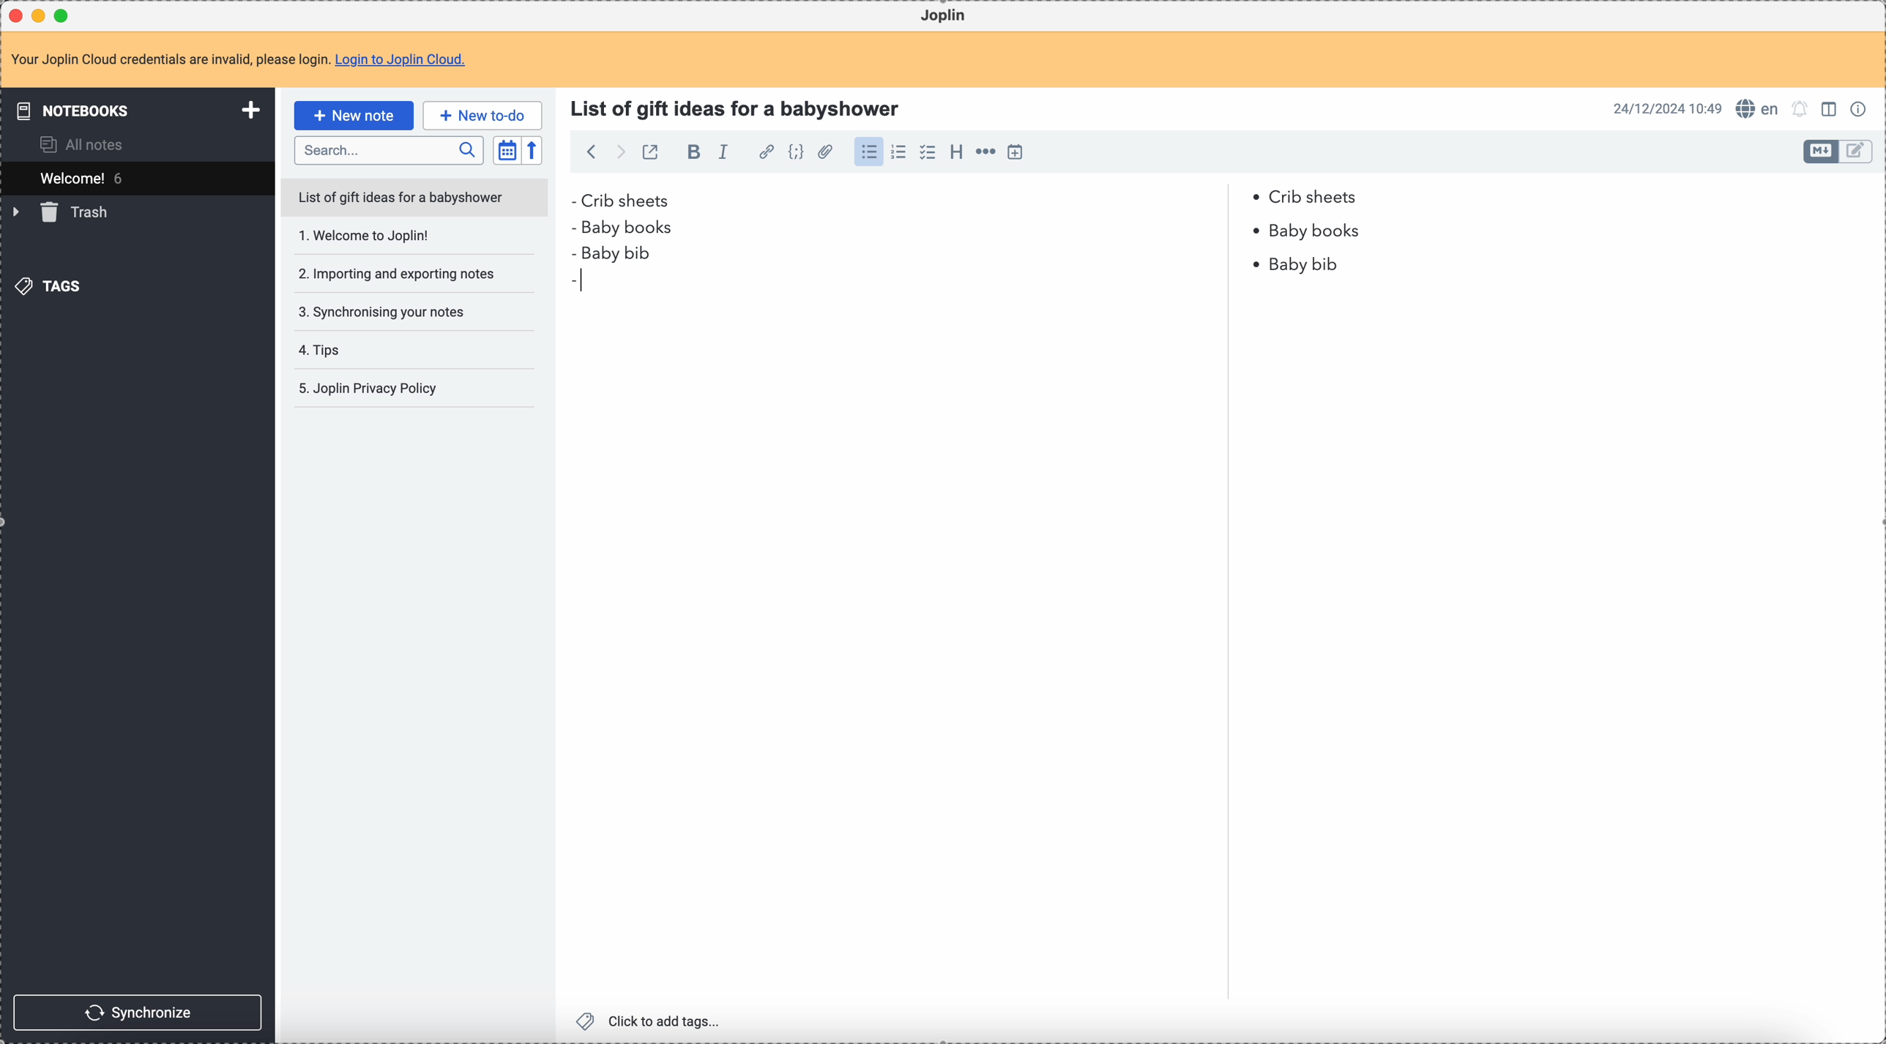 This screenshot has width=1886, height=1044. Describe the element at coordinates (956, 155) in the screenshot. I see `heading` at that location.